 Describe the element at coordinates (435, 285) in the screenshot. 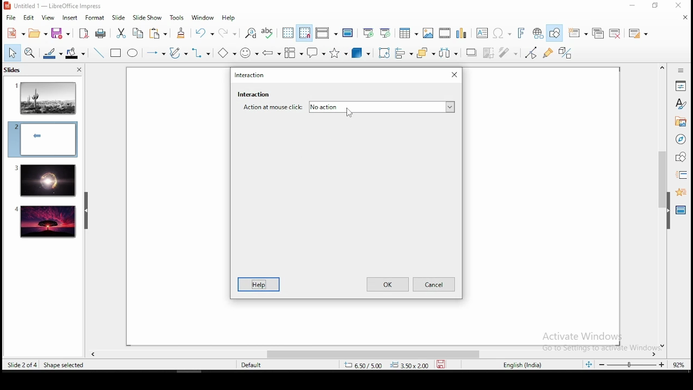

I see `Cancel` at that location.